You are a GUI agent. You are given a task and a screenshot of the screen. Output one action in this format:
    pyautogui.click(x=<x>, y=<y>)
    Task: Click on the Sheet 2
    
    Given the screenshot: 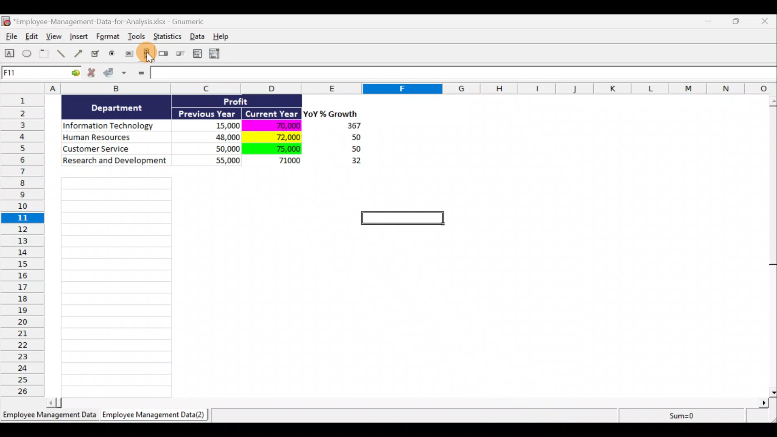 What is the action you would take?
    pyautogui.click(x=156, y=417)
    